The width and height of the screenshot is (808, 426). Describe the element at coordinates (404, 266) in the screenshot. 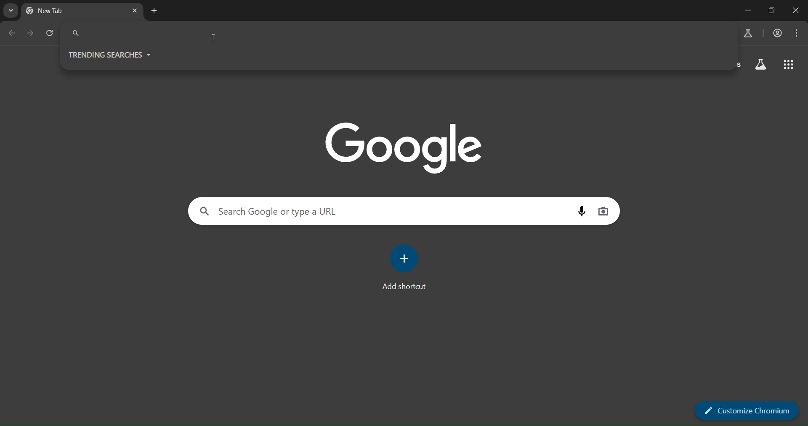

I see `Add shortcut` at that location.